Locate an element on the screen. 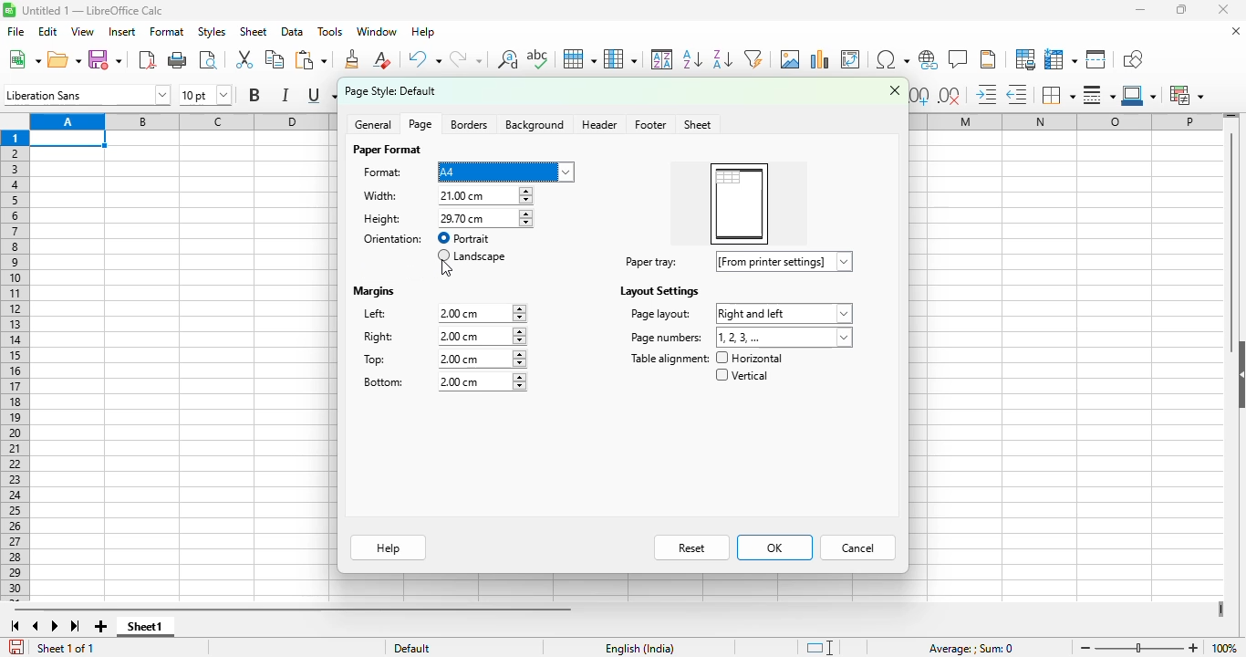 The height and width of the screenshot is (657, 1246). margins is located at coordinates (375, 292).